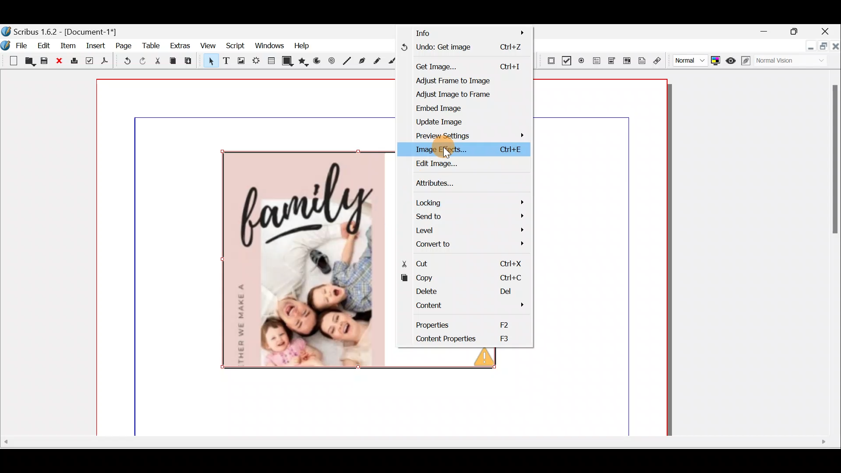 The width and height of the screenshot is (841, 473). I want to click on cursor, so click(445, 150).